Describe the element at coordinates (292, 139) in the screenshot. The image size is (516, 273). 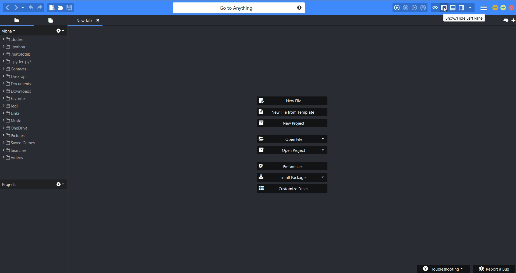
I see `open file` at that location.